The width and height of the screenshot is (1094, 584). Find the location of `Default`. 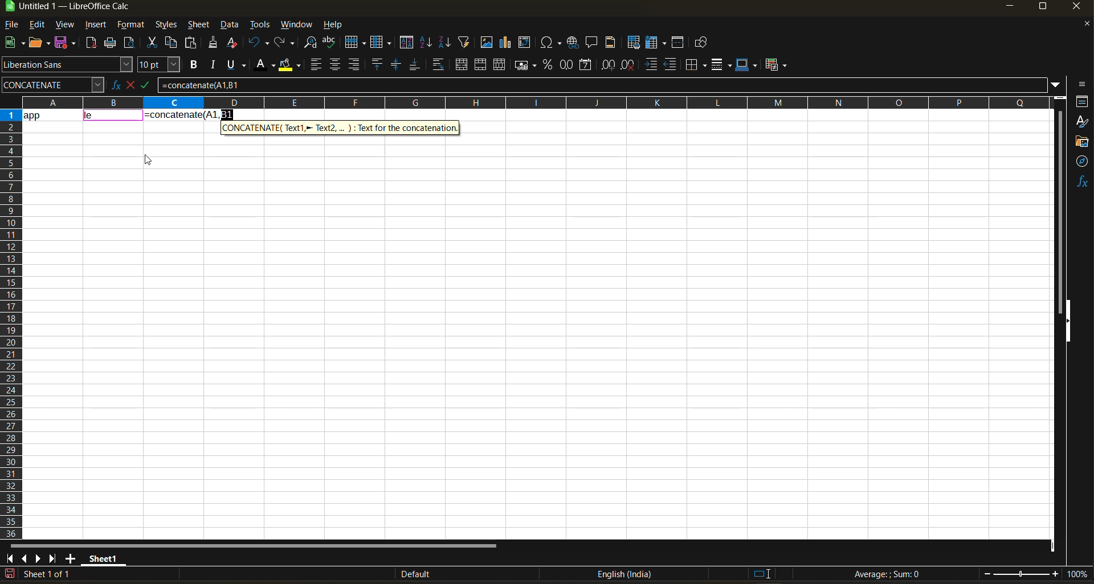

Default is located at coordinates (406, 574).